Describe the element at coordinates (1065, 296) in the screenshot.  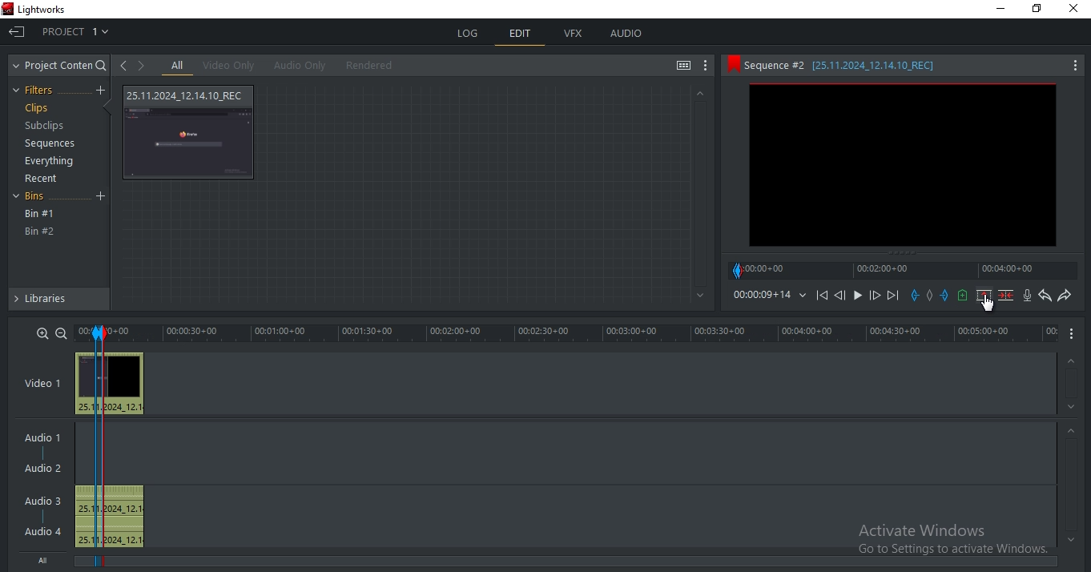
I see `redo` at that location.